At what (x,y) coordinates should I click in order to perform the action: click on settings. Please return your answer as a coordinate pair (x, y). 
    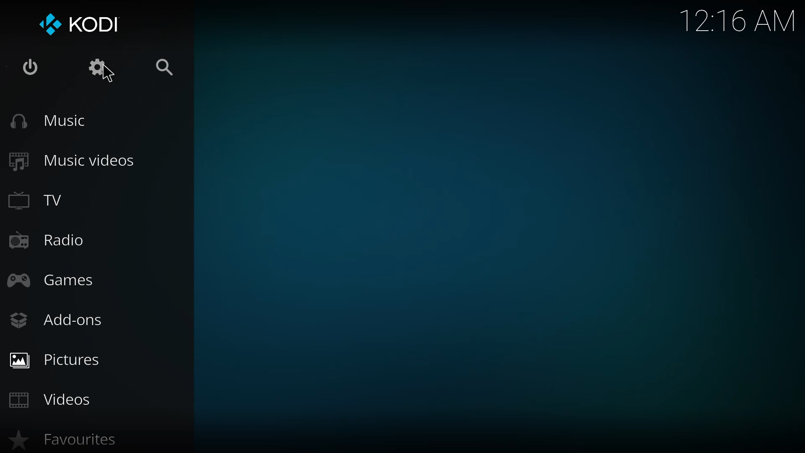
    Looking at the image, I should click on (99, 70).